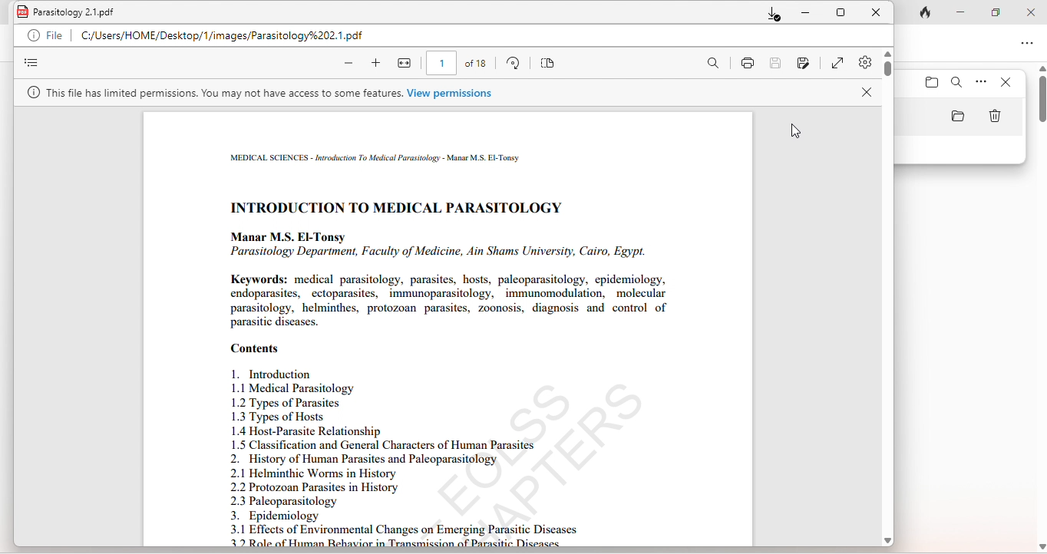  Describe the element at coordinates (837, 64) in the screenshot. I see `expand` at that location.